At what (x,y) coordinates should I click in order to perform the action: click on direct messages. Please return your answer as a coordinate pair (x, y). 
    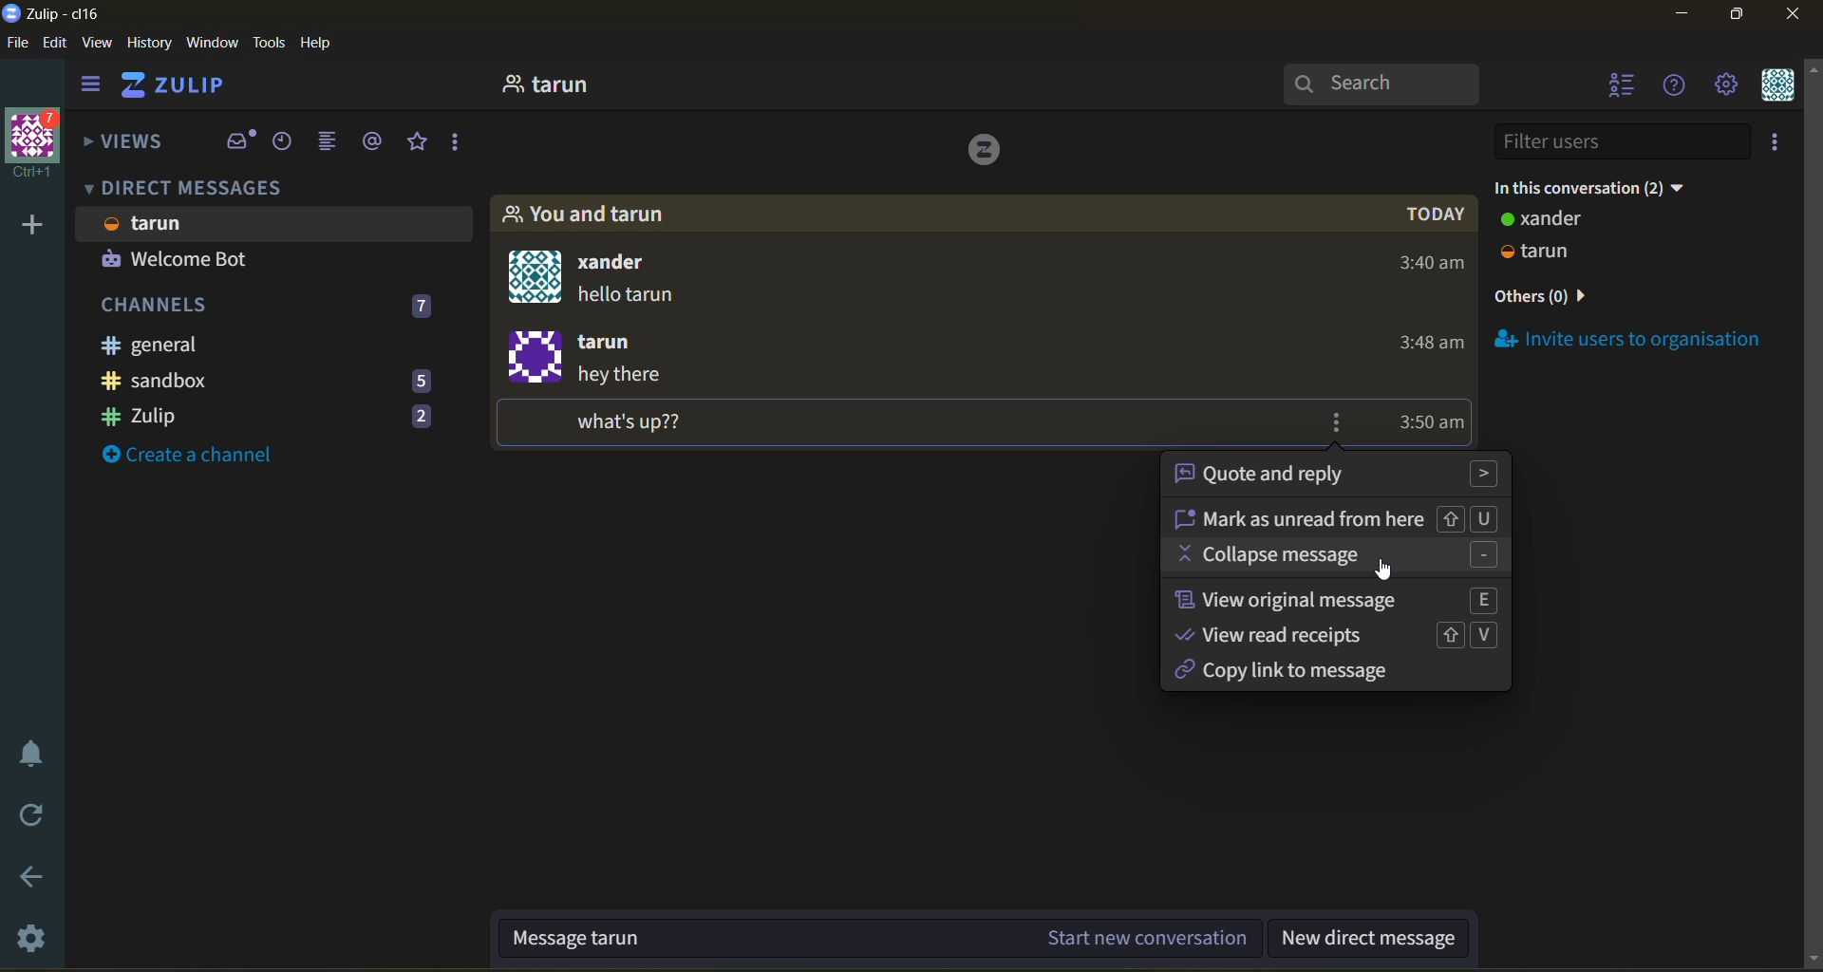
    Looking at the image, I should click on (203, 188).